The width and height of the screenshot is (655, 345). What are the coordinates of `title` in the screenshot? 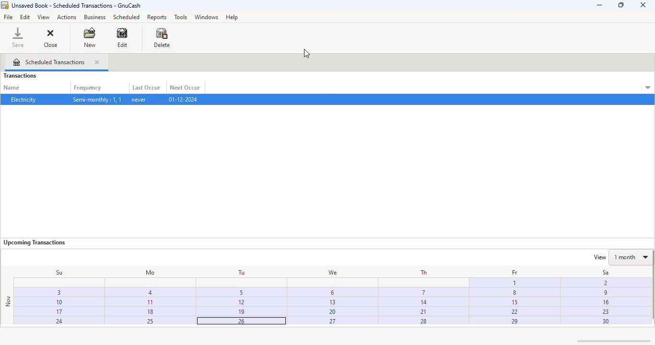 It's located at (77, 5).